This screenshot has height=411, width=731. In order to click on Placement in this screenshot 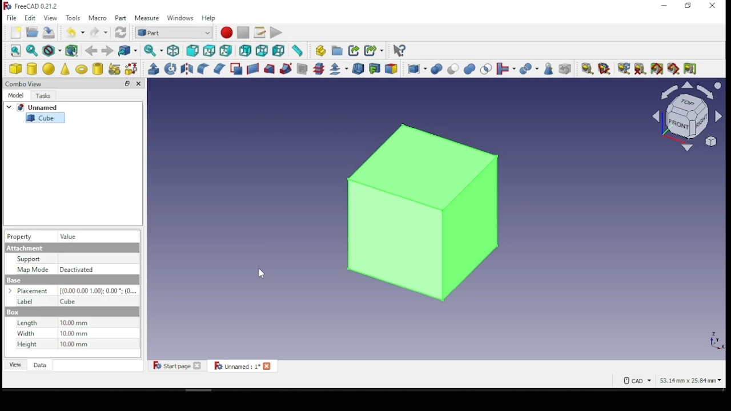, I will do `click(31, 291)`.